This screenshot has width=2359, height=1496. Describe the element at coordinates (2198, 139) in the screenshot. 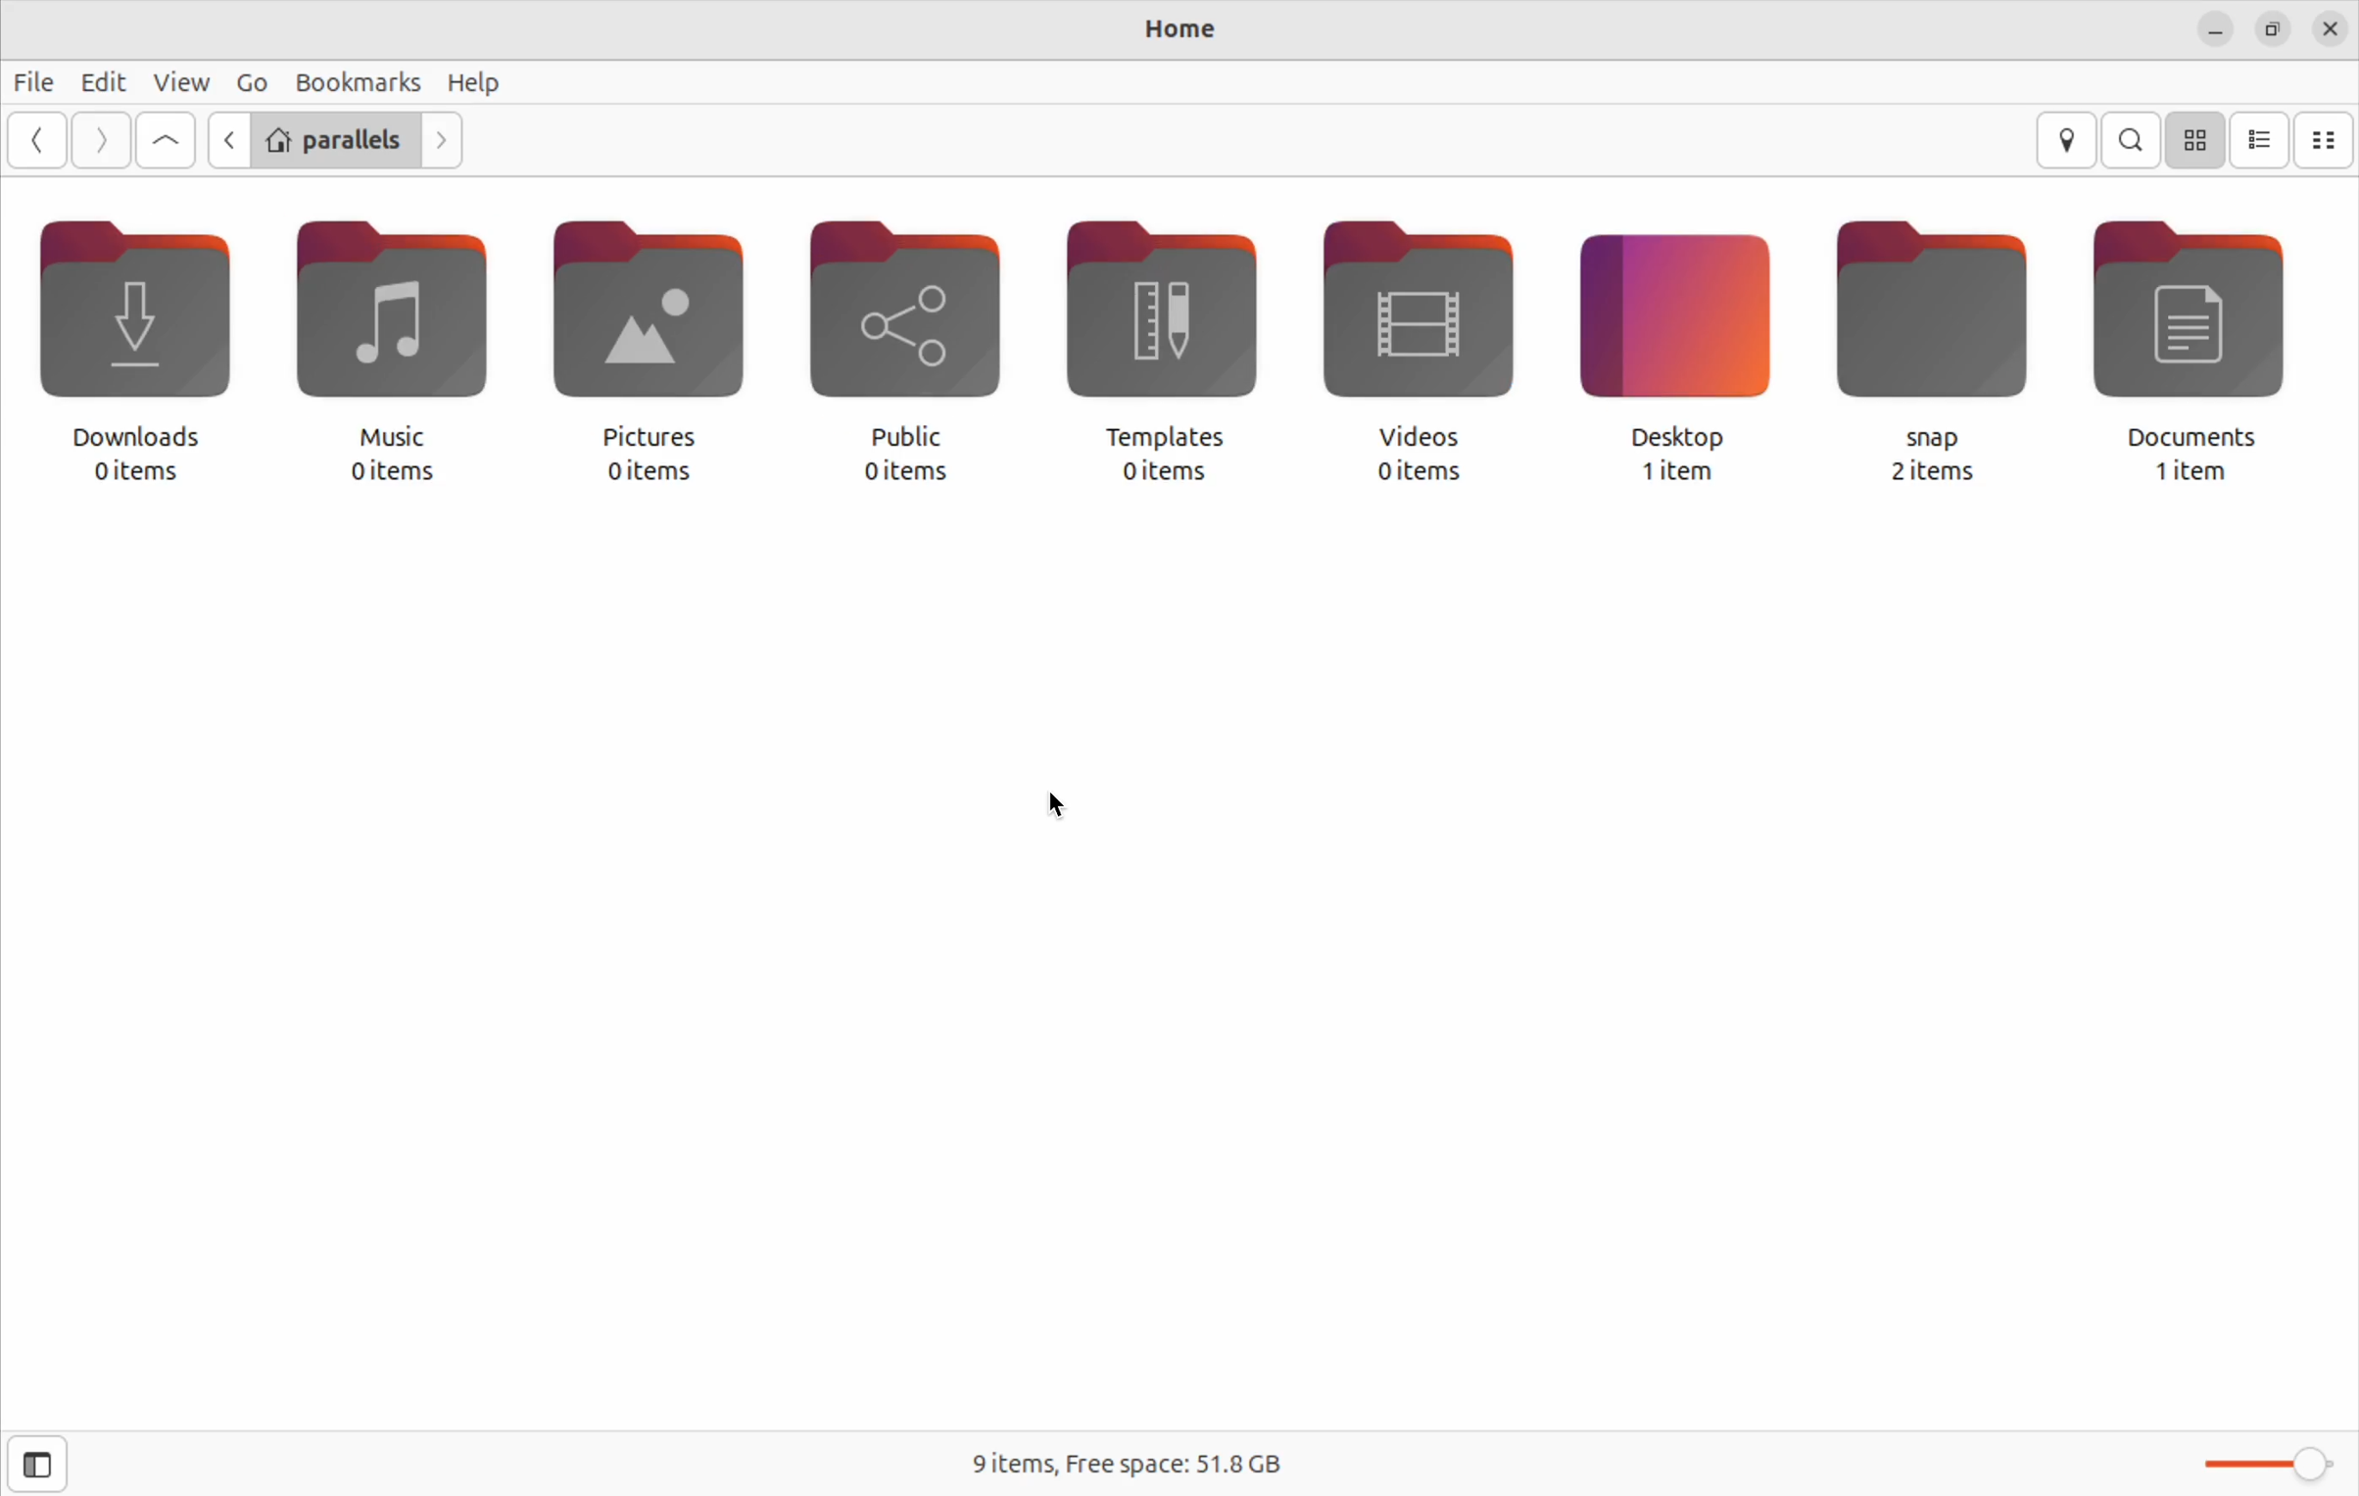

I see `icon view` at that location.